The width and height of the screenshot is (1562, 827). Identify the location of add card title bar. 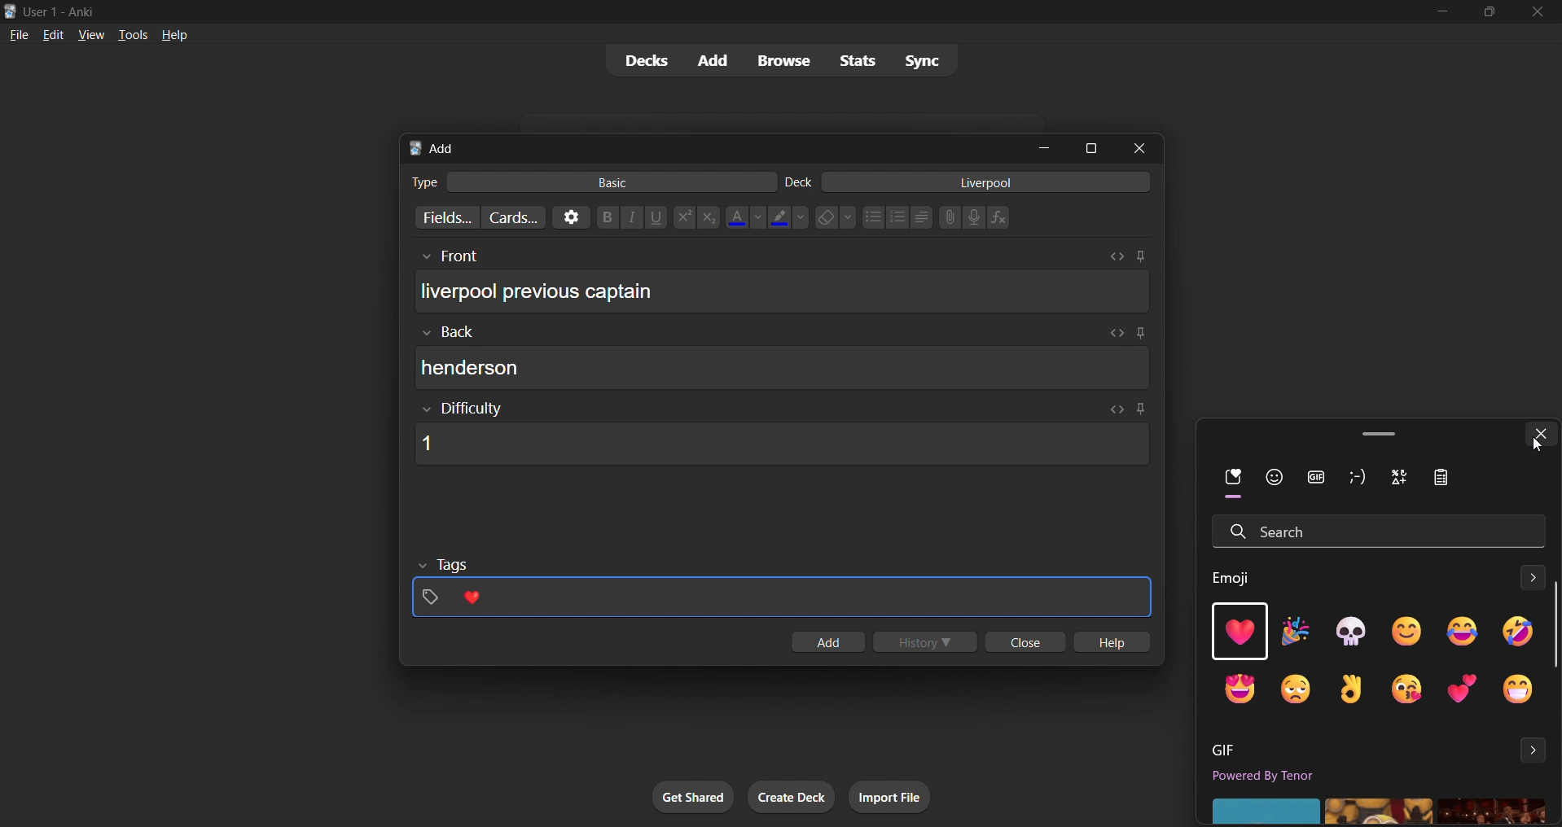
(712, 146).